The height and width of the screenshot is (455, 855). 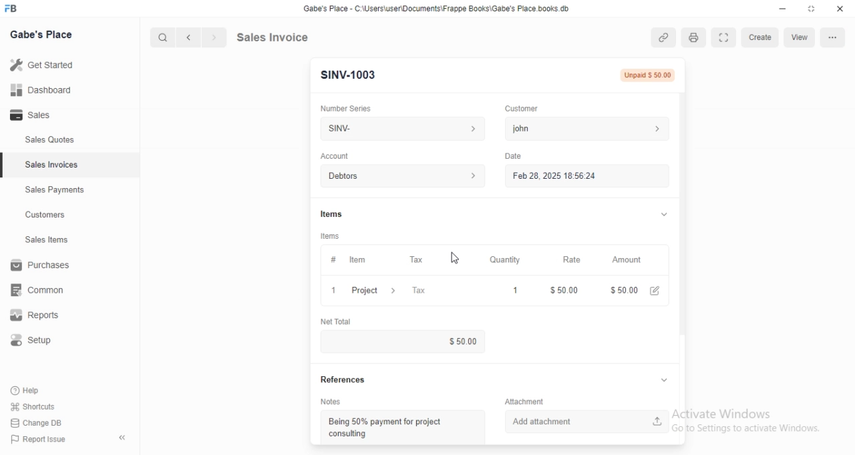 What do you see at coordinates (335, 155) in the screenshot?
I see `‘Account` at bounding box center [335, 155].